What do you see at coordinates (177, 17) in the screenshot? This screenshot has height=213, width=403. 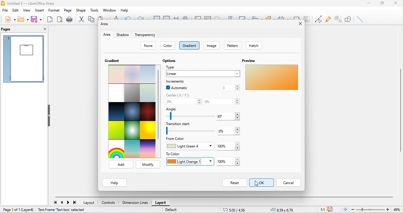 I see `helpline while moving` at bounding box center [177, 17].